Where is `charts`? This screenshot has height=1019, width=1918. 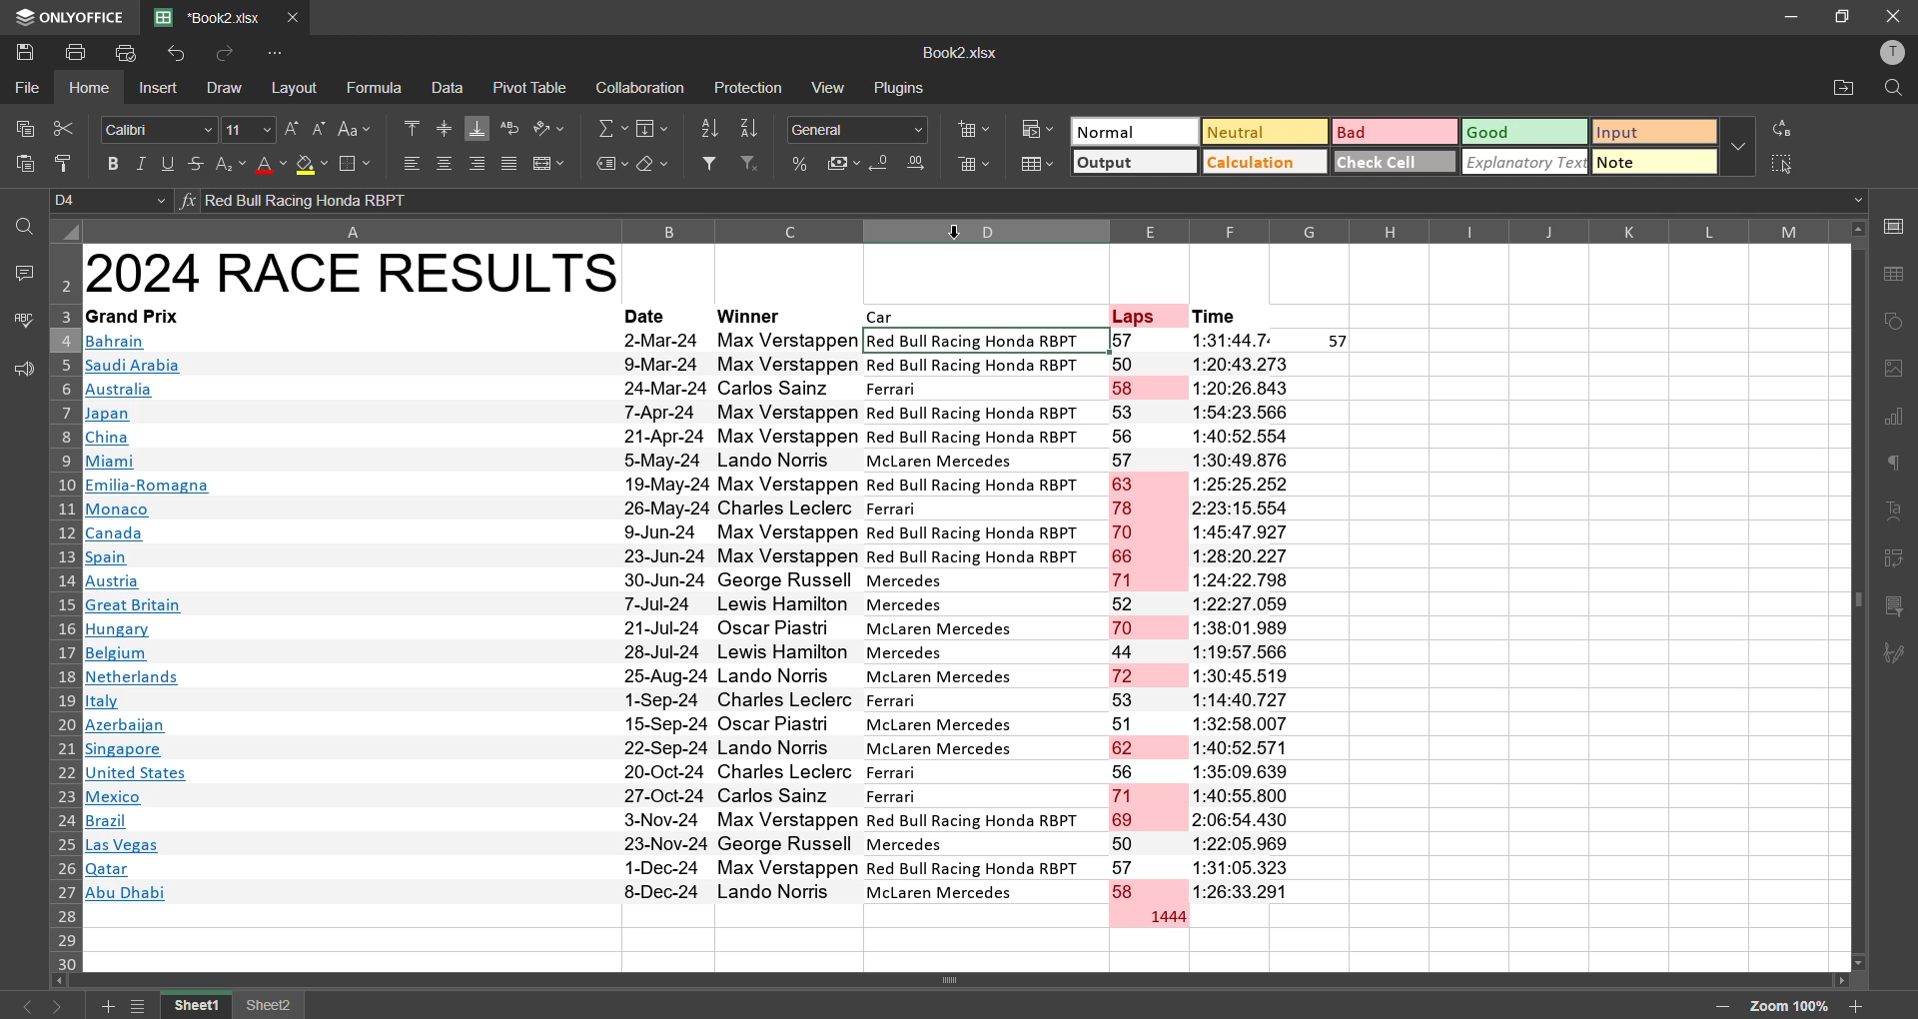
charts is located at coordinates (1895, 419).